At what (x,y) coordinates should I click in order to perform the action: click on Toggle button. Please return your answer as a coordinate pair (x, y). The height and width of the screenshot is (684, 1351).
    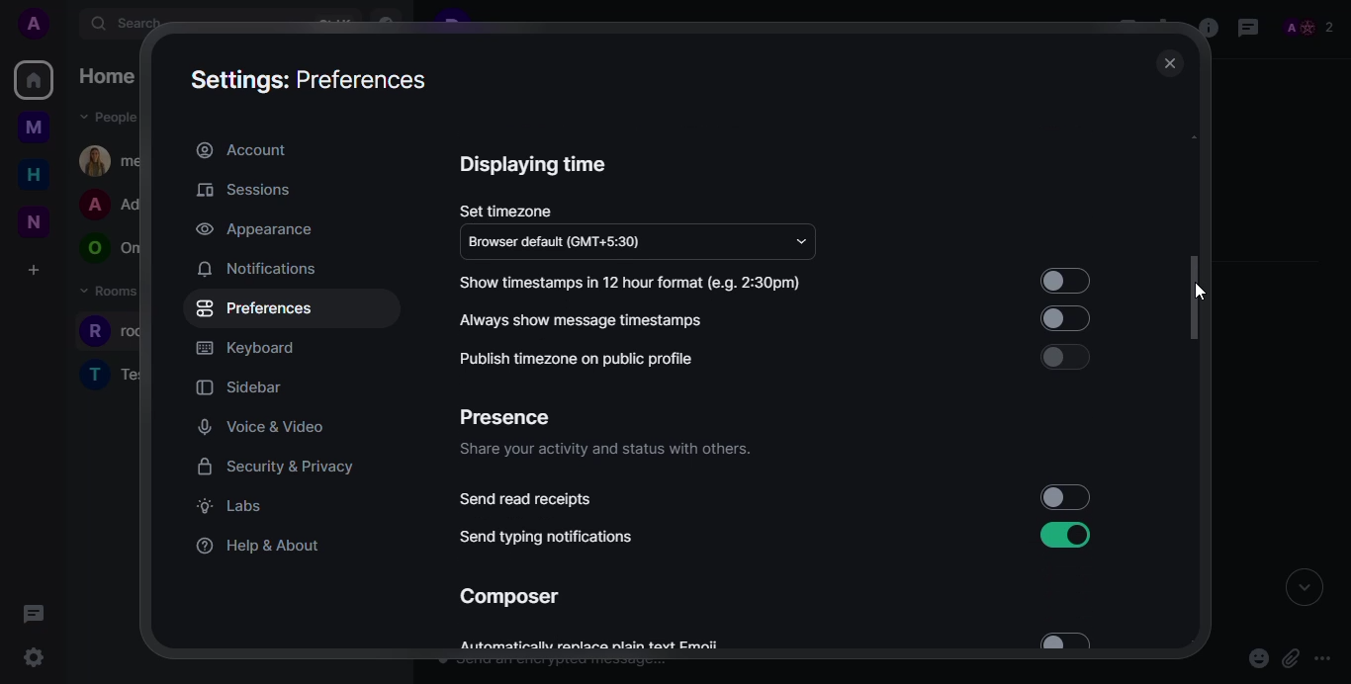
    Looking at the image, I should click on (1064, 496).